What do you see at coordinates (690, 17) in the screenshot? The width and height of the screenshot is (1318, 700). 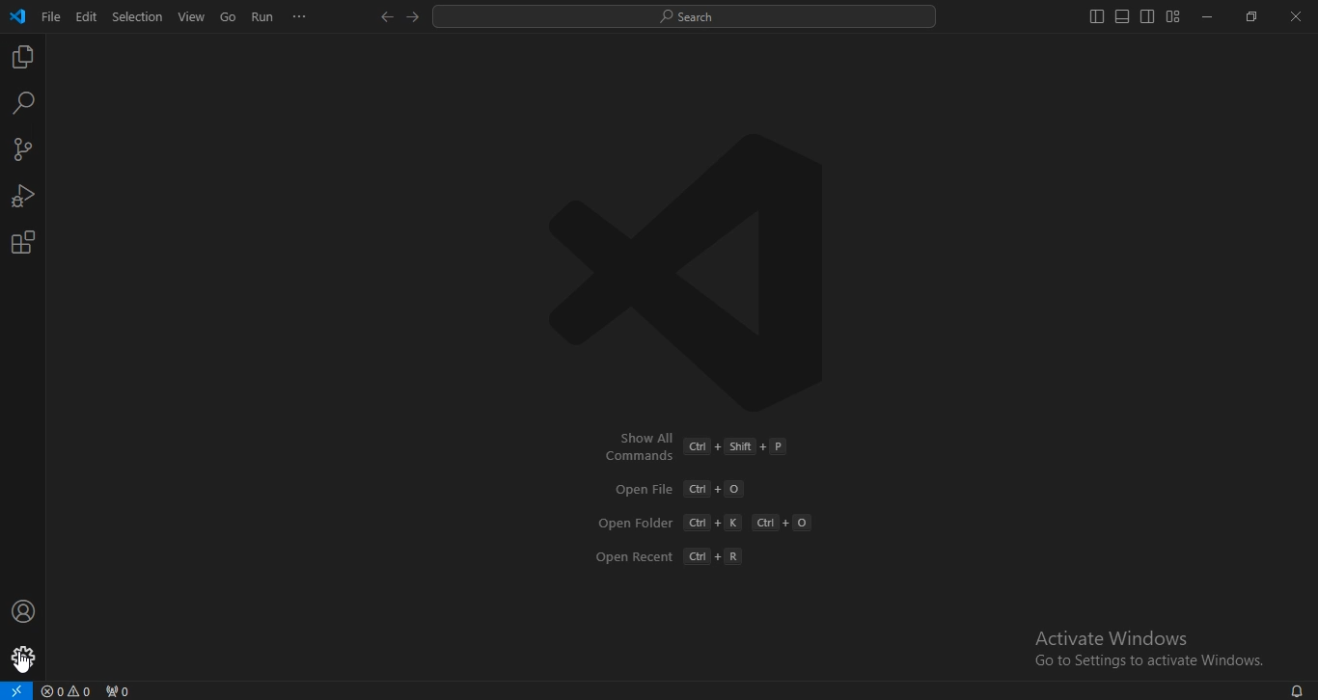 I see `search desktop` at bounding box center [690, 17].